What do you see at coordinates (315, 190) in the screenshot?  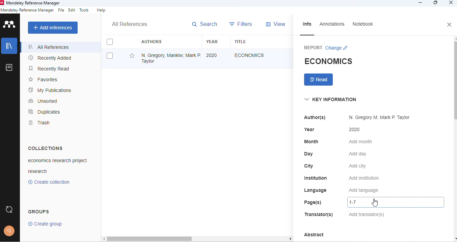 I see `` at bounding box center [315, 190].